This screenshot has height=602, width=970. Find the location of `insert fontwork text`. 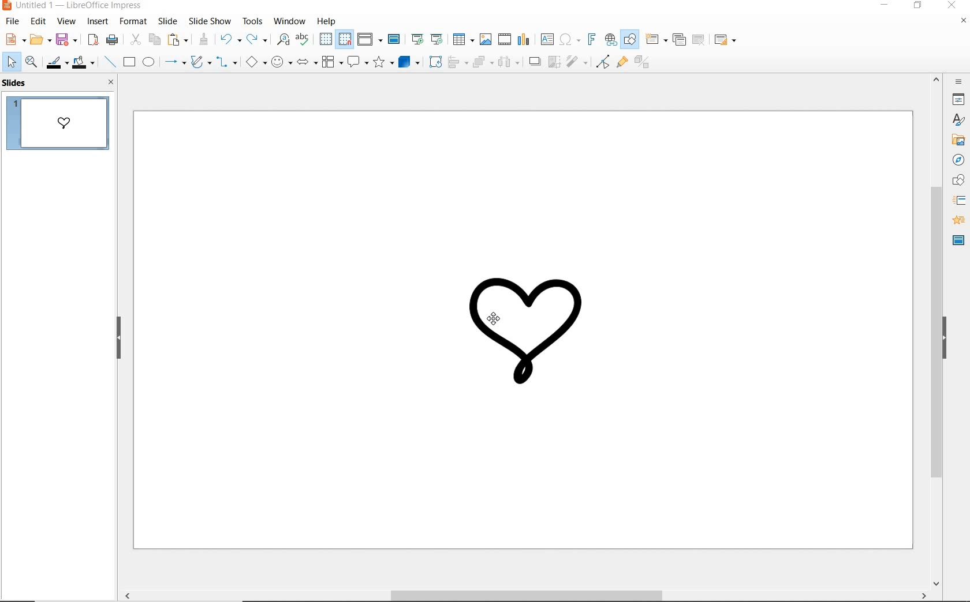

insert fontwork text is located at coordinates (592, 39).